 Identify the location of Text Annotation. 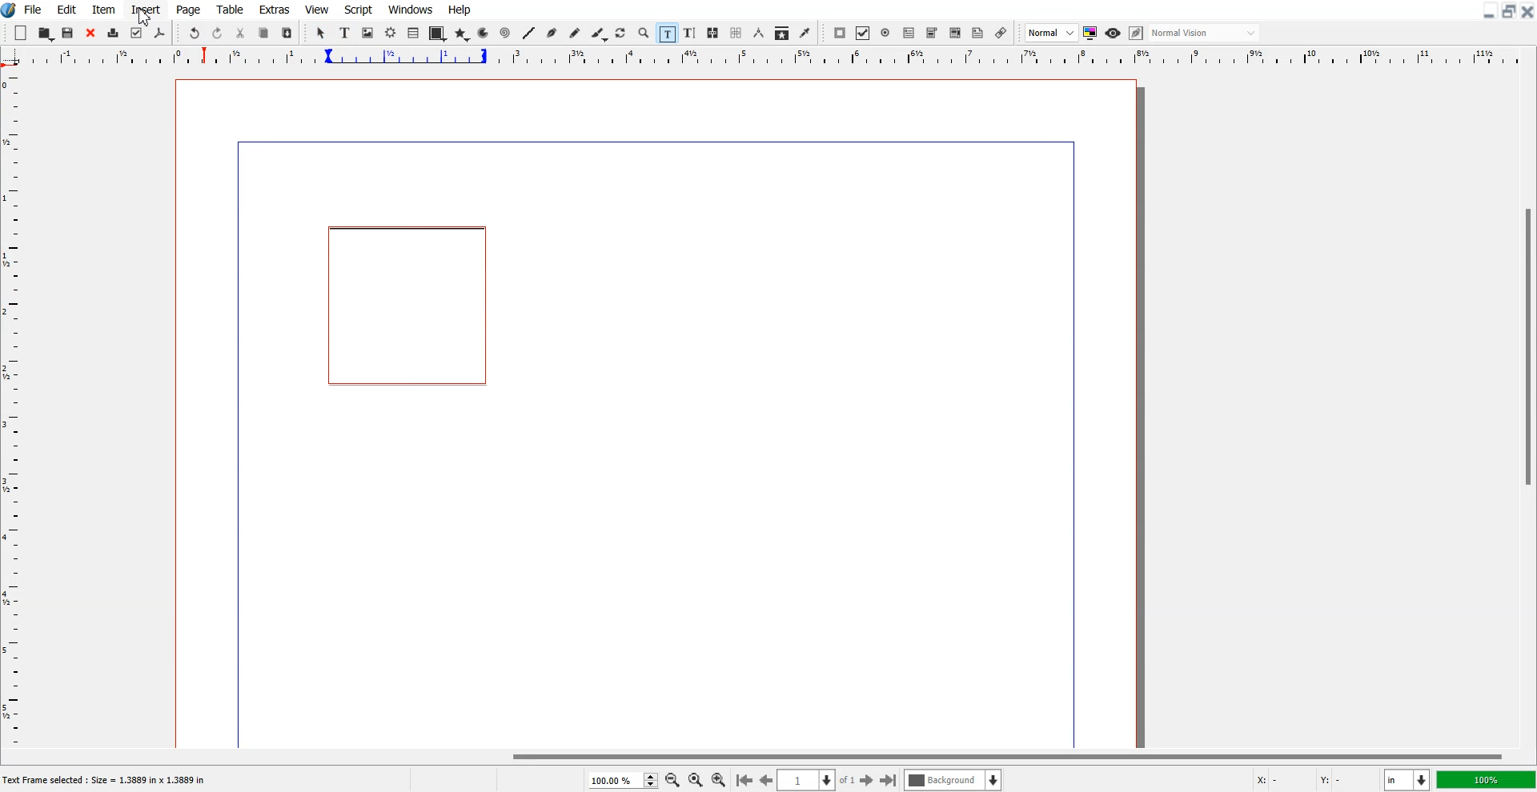
(977, 34).